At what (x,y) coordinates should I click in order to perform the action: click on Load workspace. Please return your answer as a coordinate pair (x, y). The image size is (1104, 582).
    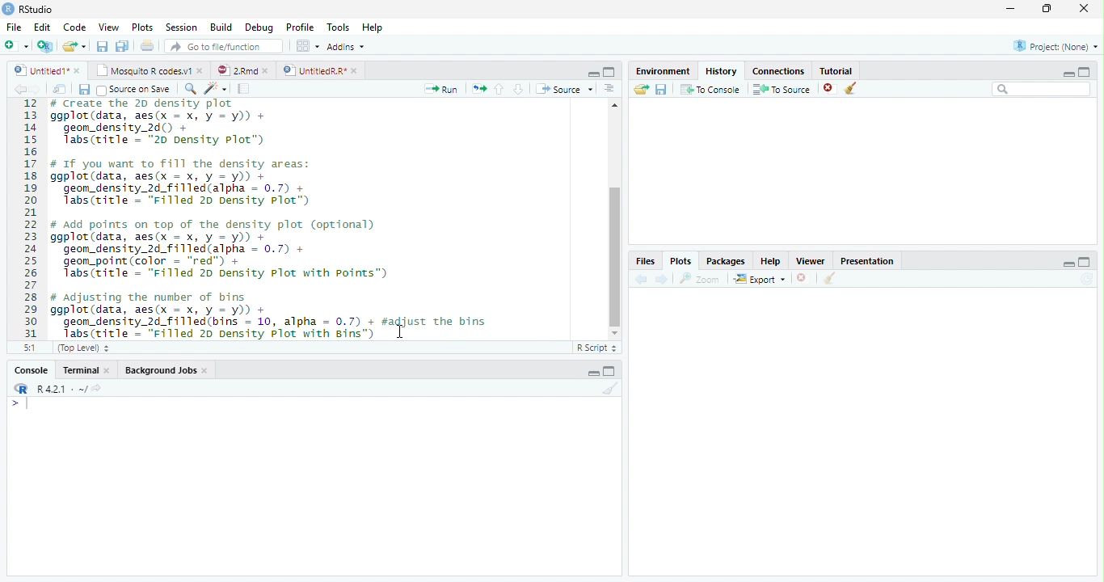
    Looking at the image, I should click on (639, 90).